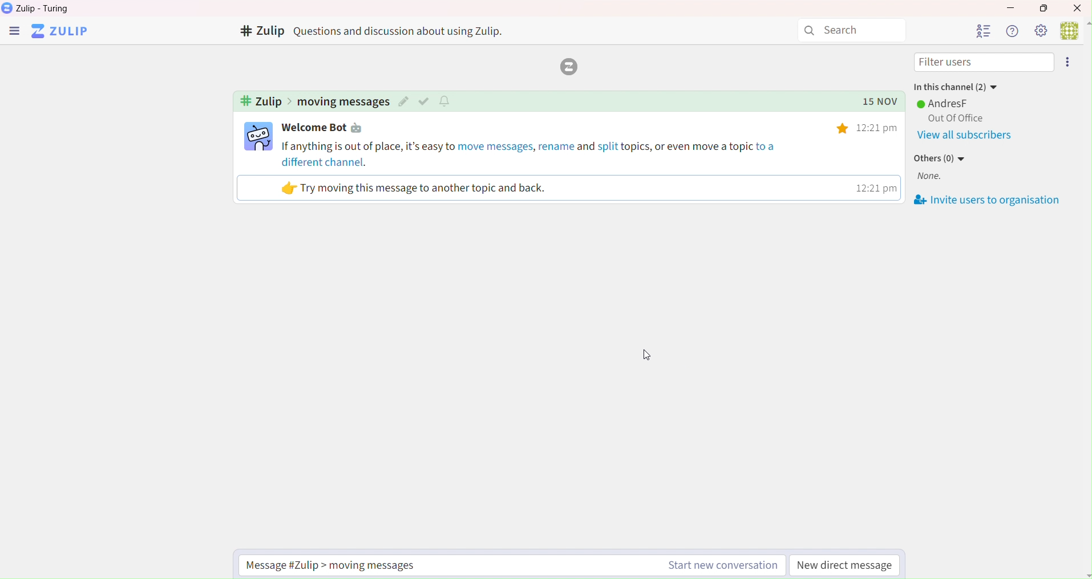 The image size is (1092, 579). I want to click on , so click(844, 129).